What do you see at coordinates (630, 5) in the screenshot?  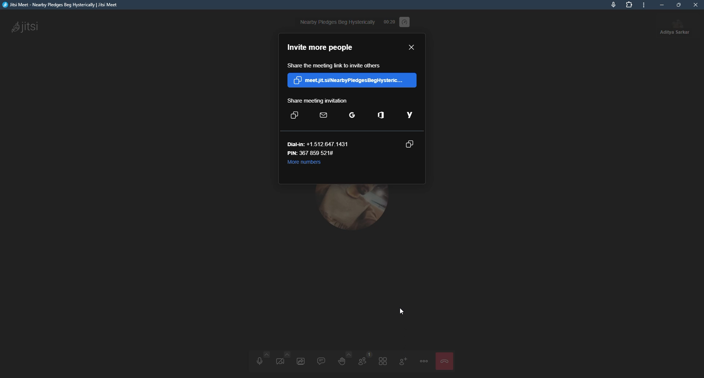 I see `extensions` at bounding box center [630, 5].